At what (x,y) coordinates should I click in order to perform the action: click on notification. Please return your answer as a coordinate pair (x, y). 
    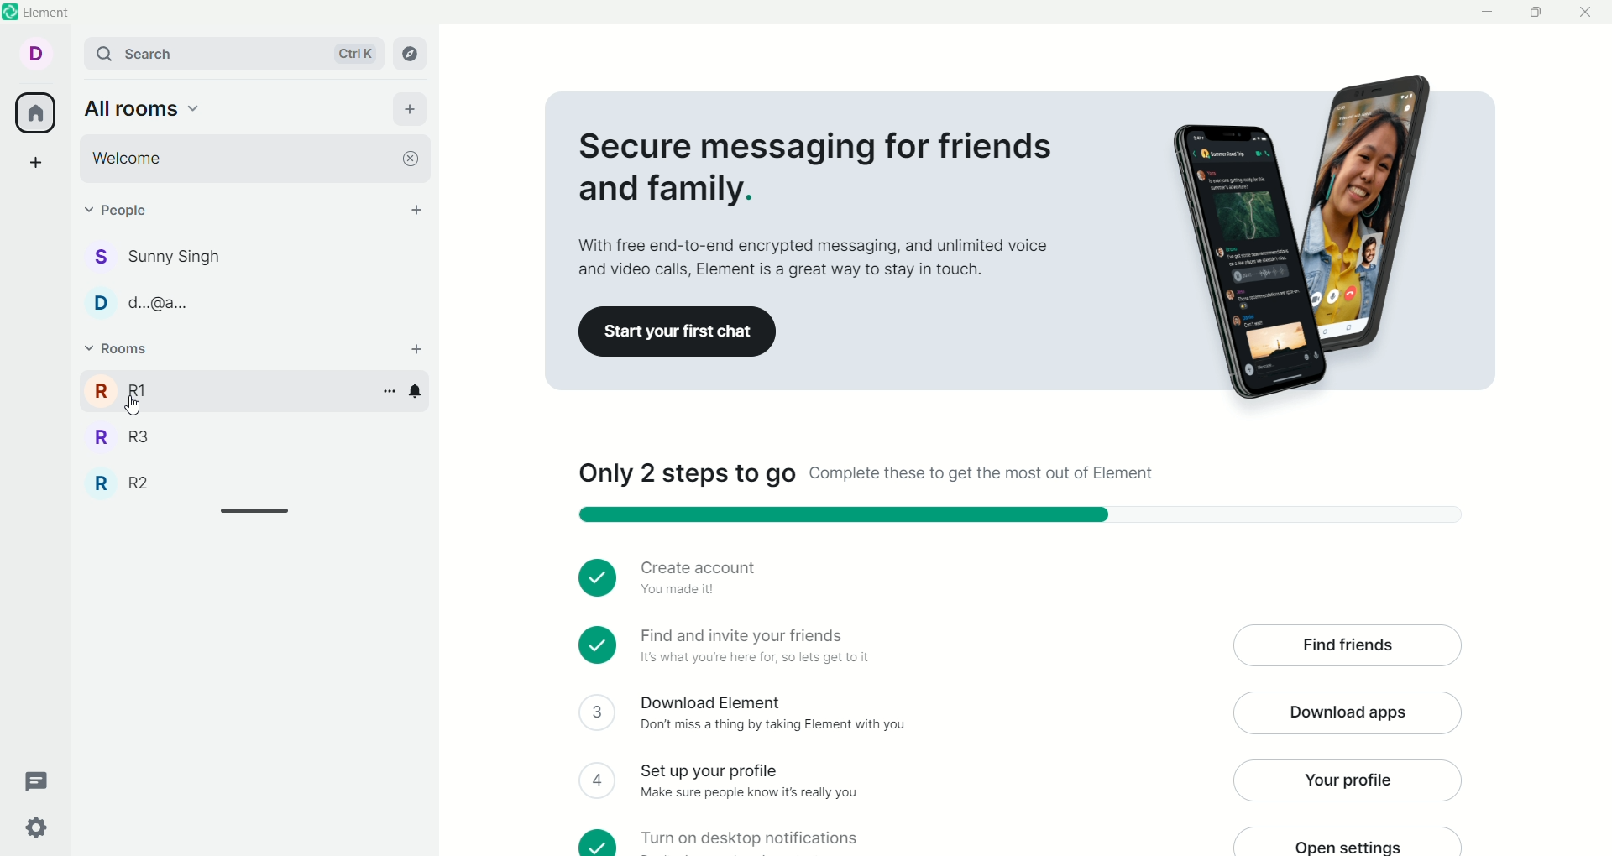
    Looking at the image, I should click on (416, 392).